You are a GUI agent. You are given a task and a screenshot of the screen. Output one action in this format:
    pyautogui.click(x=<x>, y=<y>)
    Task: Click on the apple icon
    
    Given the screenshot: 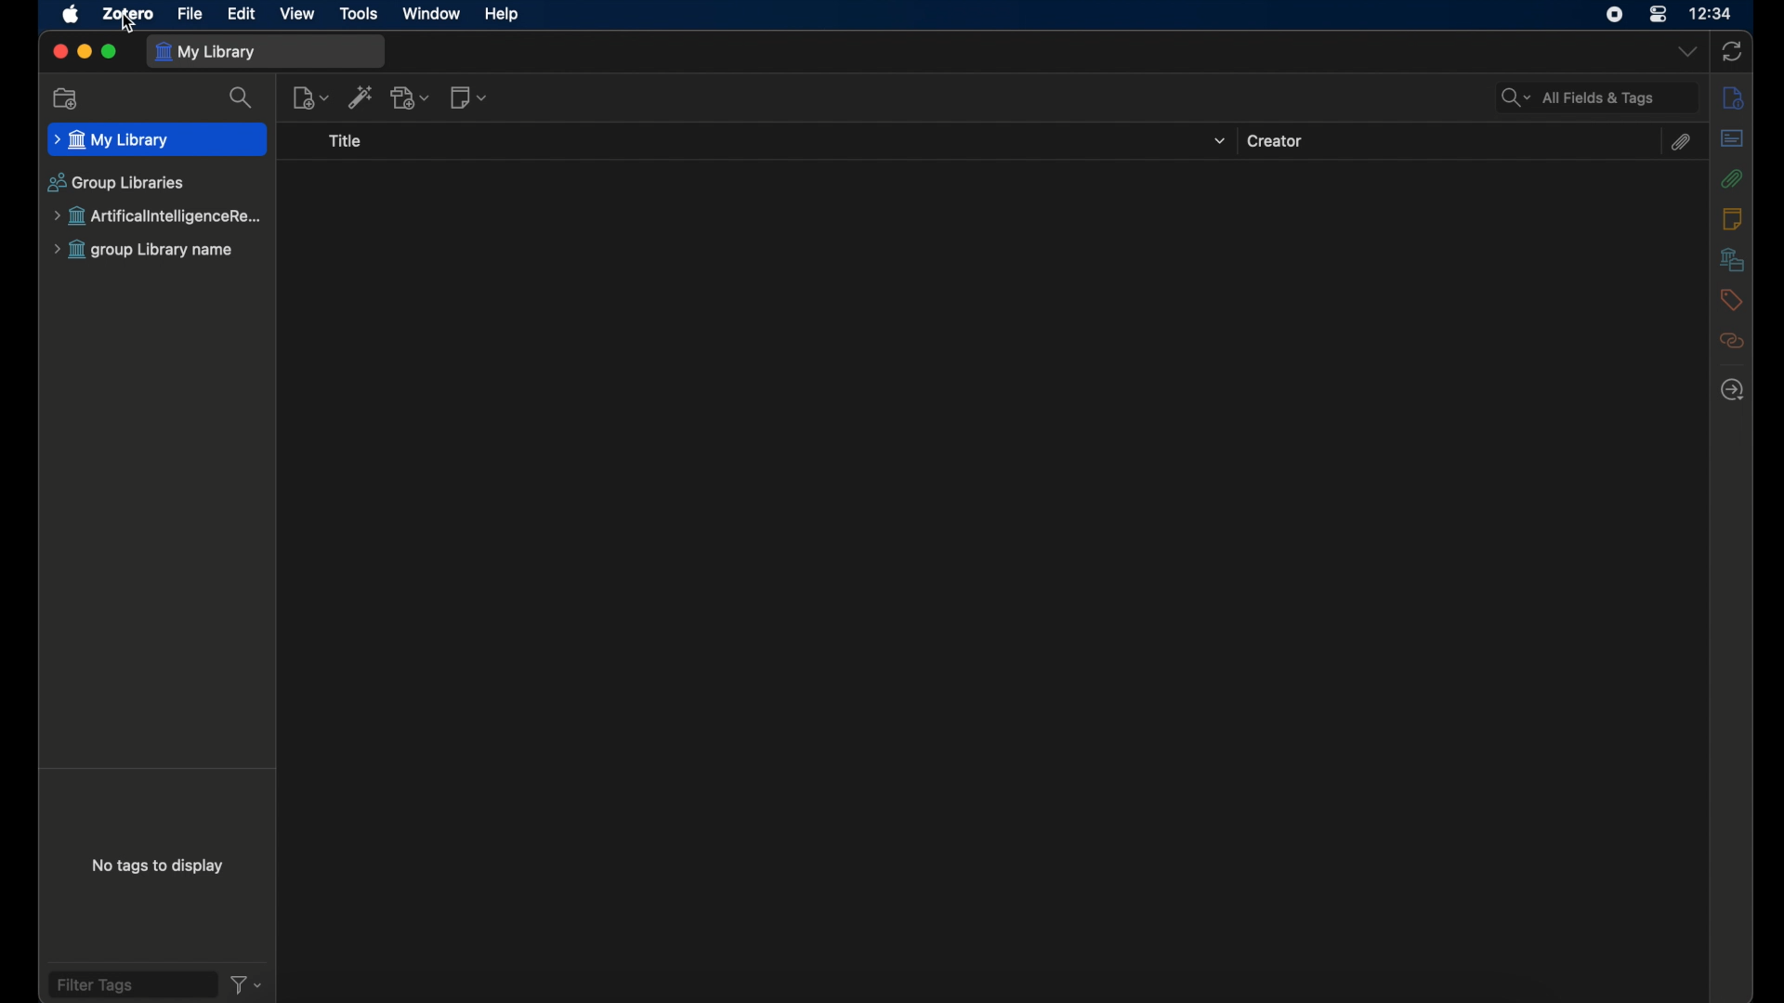 What is the action you would take?
    pyautogui.click(x=70, y=15)
    